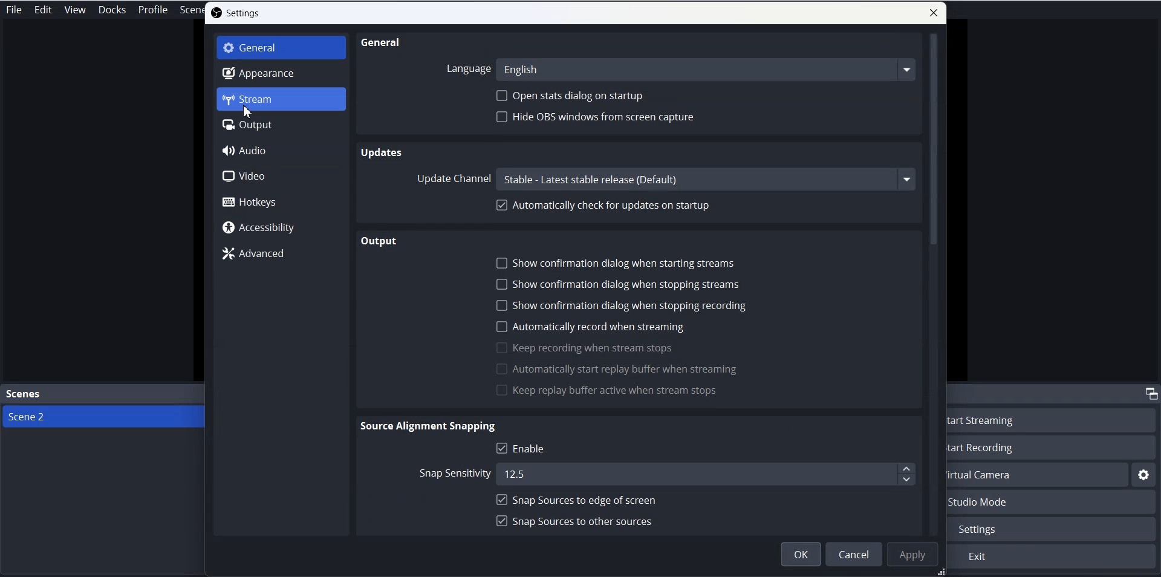  What do you see at coordinates (801, 554) in the screenshot?
I see `OK` at bounding box center [801, 554].